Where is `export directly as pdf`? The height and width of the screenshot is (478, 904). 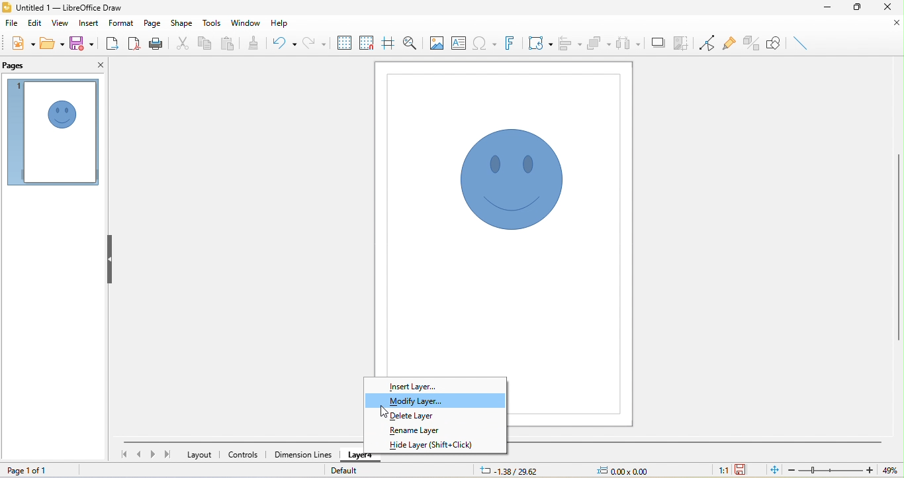 export directly as pdf is located at coordinates (135, 42).